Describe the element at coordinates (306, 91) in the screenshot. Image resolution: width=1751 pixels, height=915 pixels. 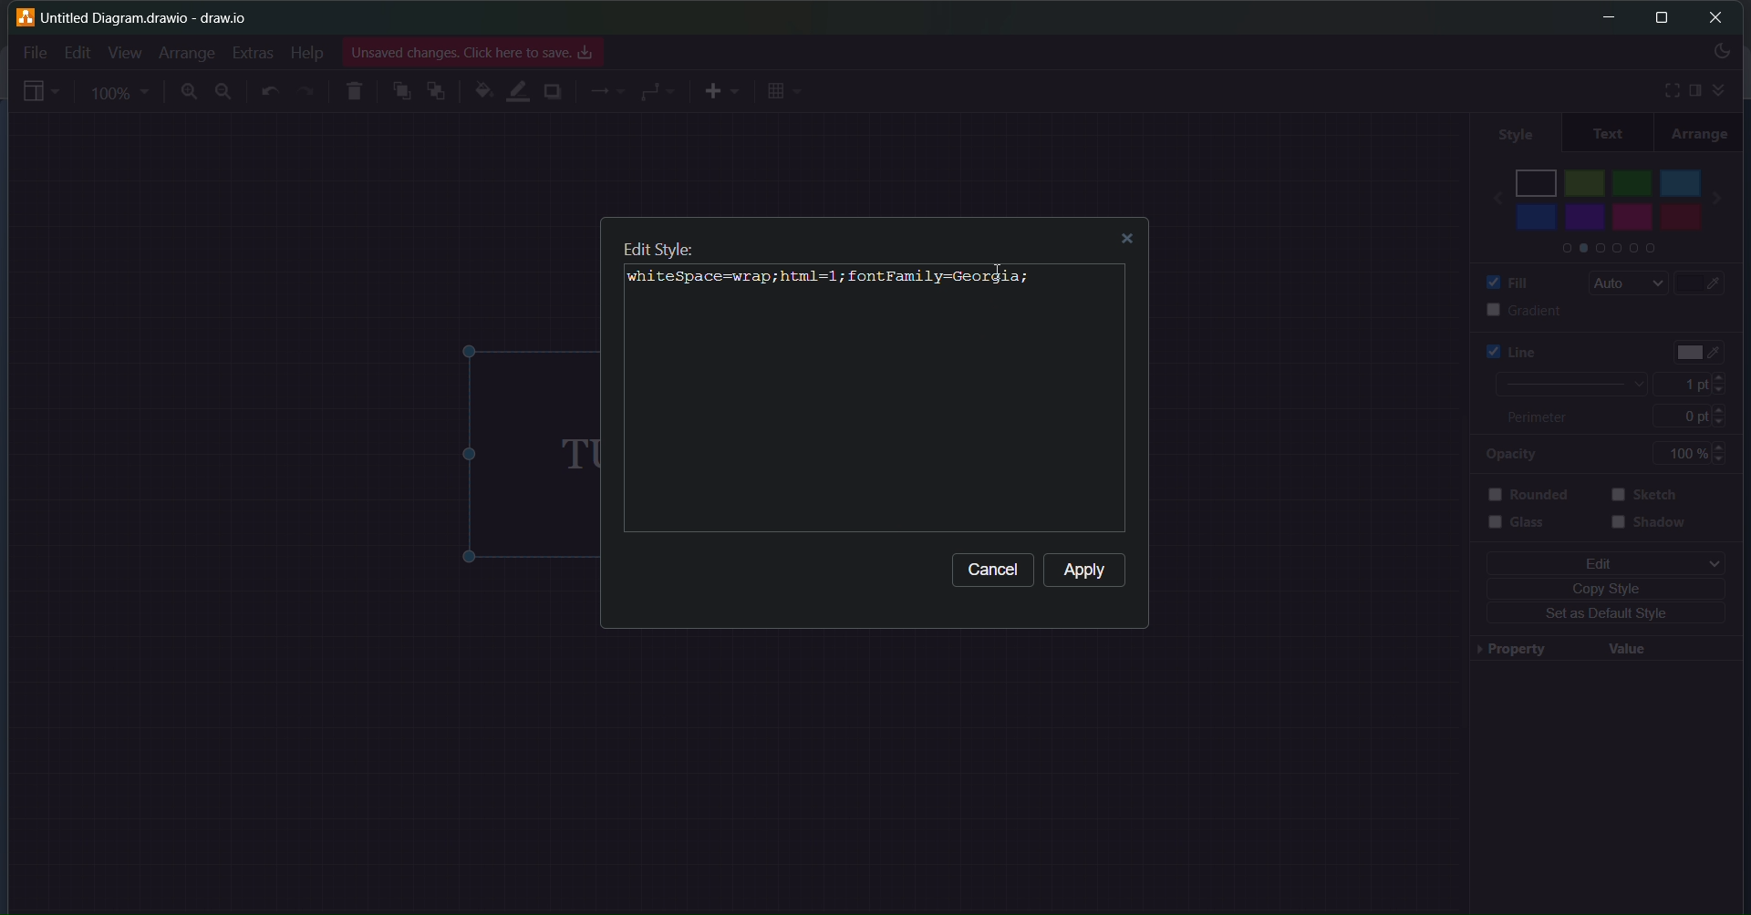
I see `redo` at that location.